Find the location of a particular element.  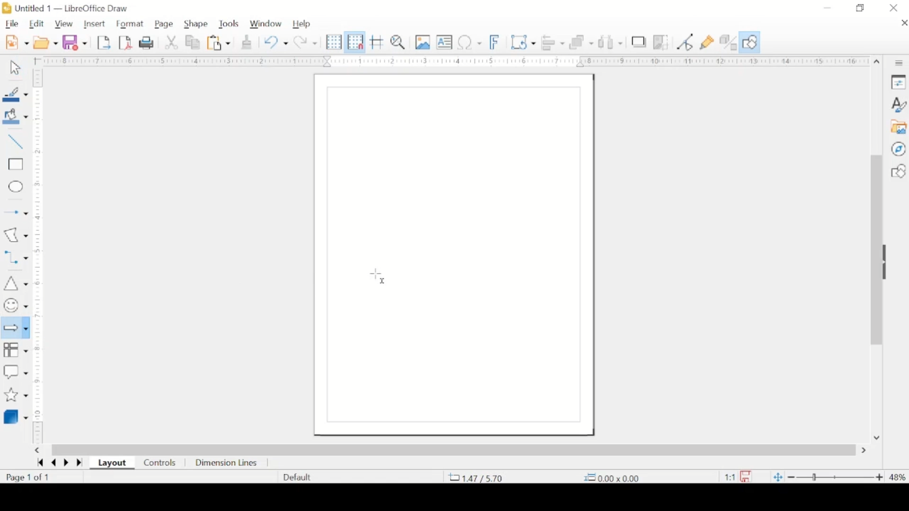

scroll left is located at coordinates (36, 450).